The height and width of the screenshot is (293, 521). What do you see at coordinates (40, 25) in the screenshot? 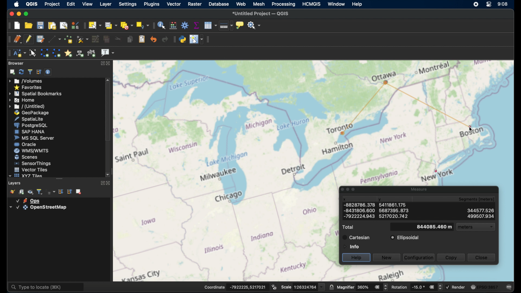
I see `save project` at bounding box center [40, 25].